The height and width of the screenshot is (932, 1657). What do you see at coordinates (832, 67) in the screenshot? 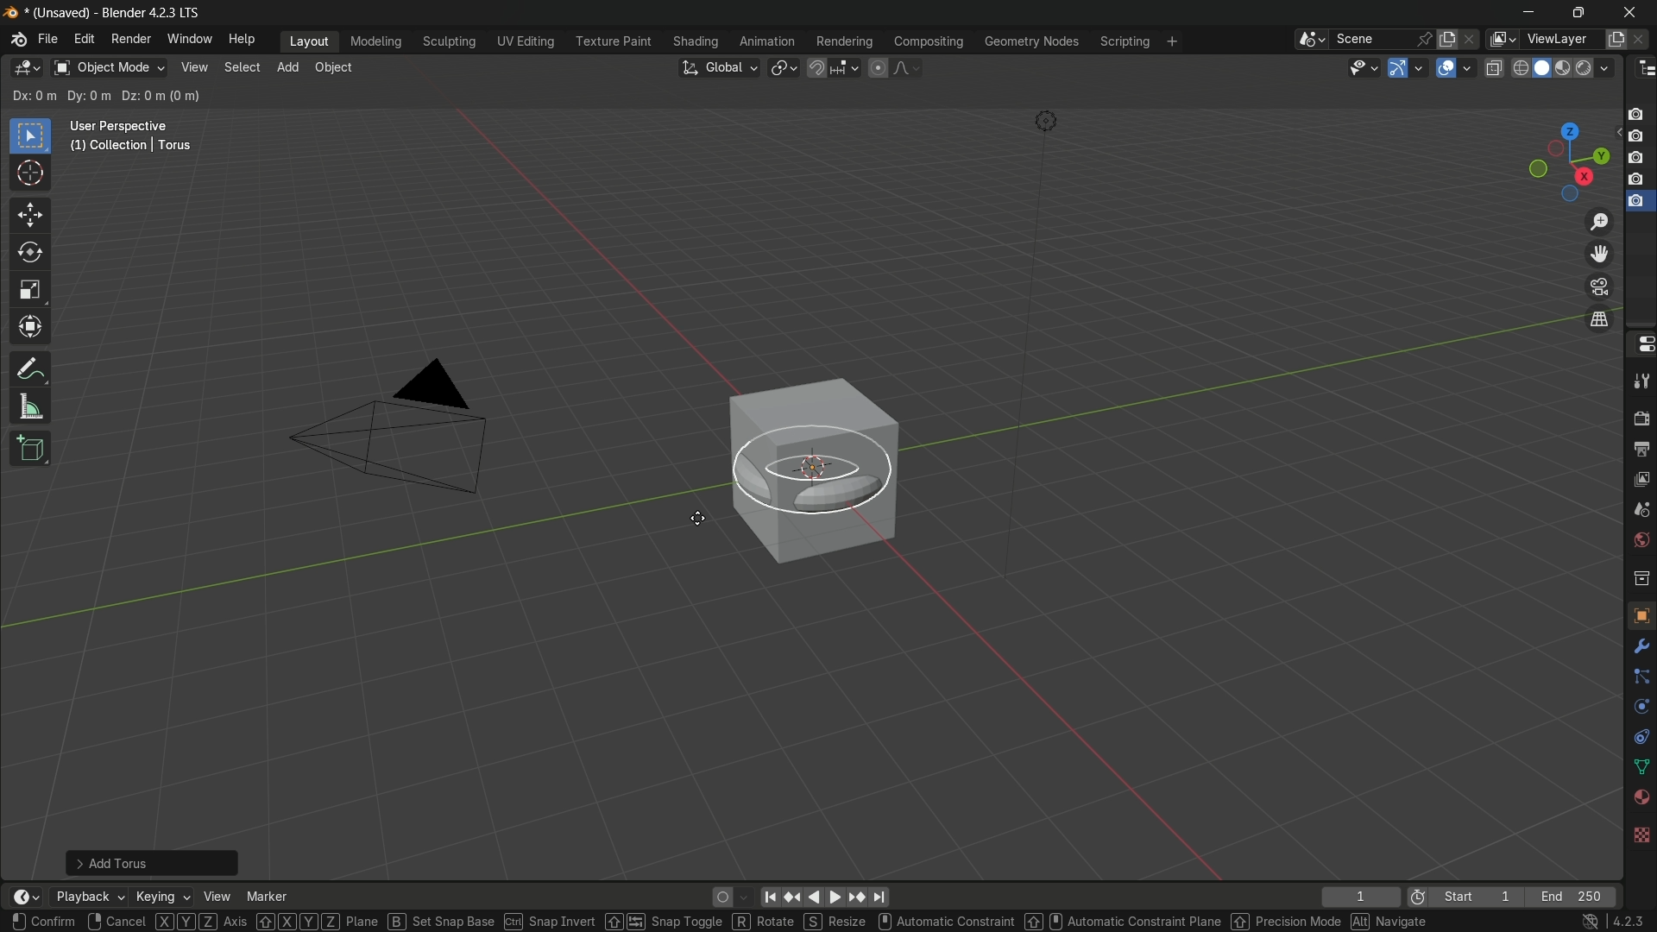
I see `snap` at bounding box center [832, 67].